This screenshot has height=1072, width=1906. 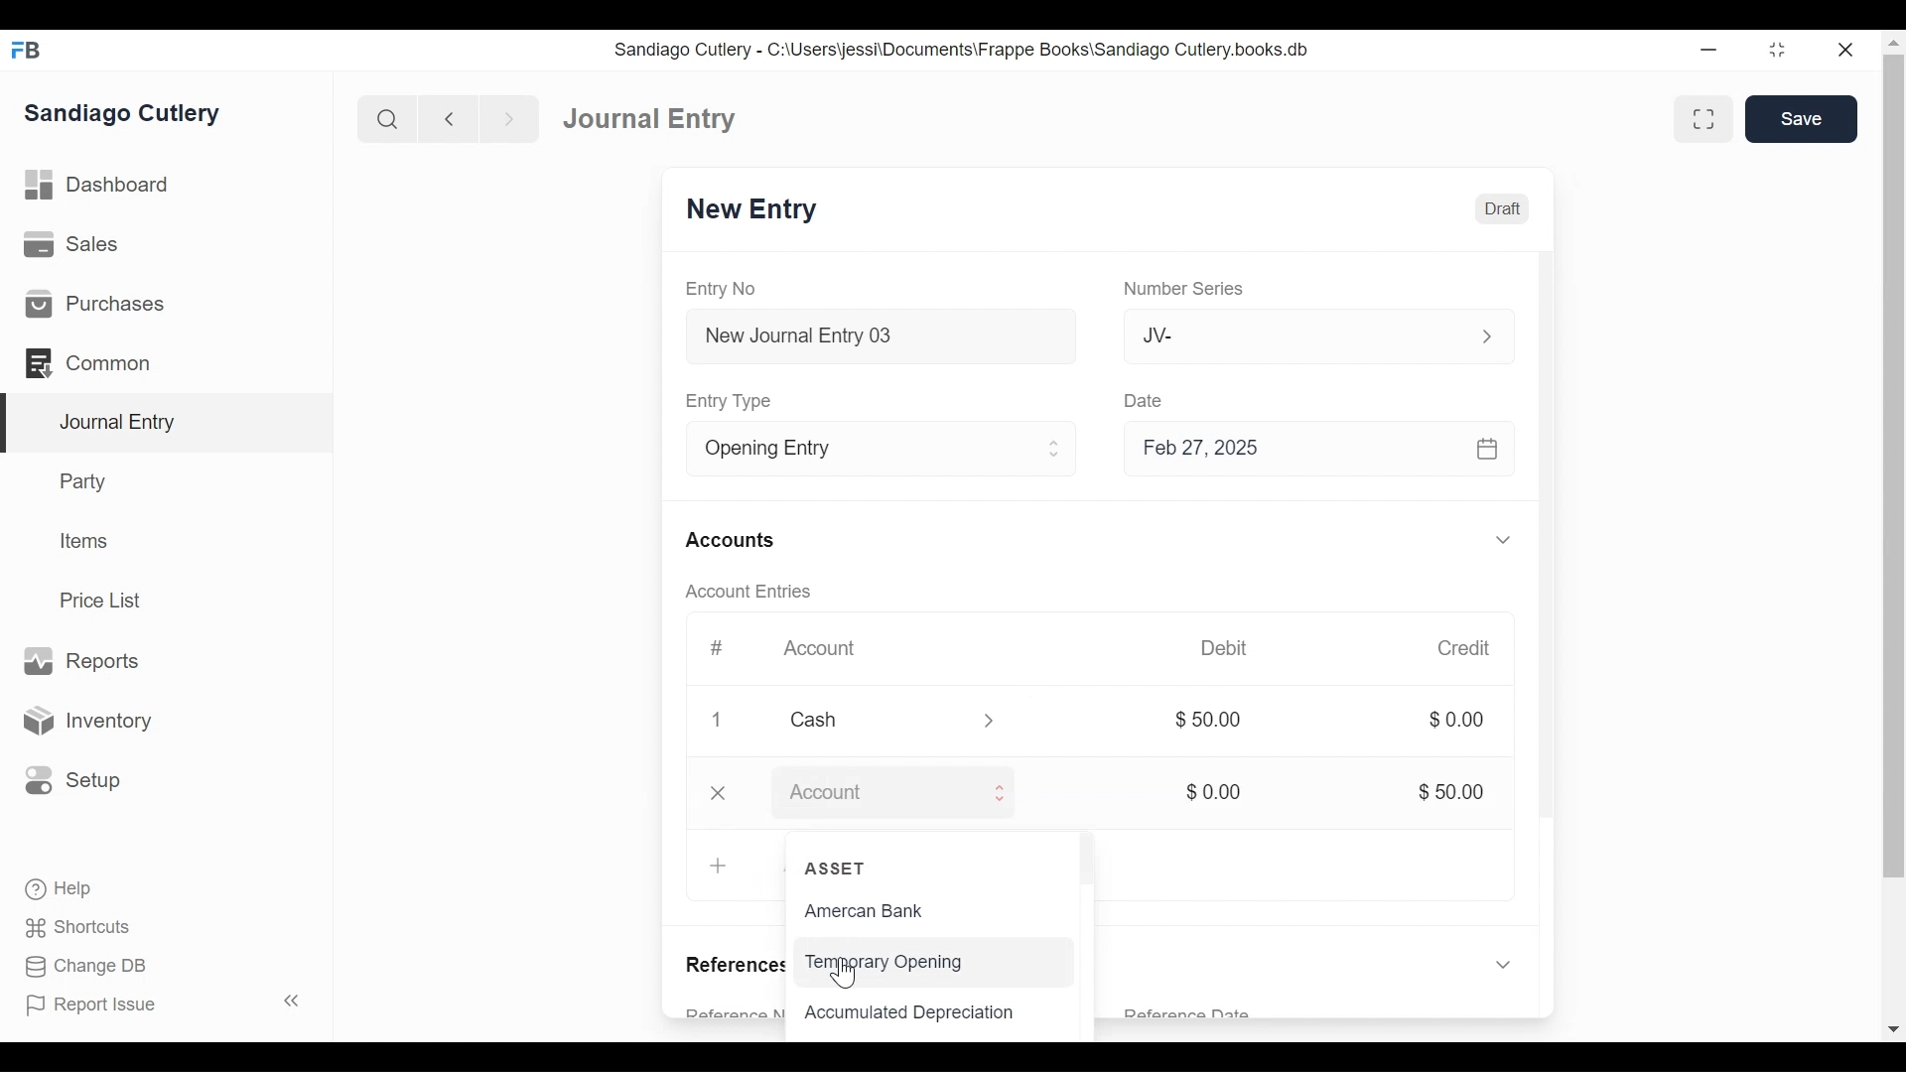 I want to click on Credit, so click(x=1462, y=648).